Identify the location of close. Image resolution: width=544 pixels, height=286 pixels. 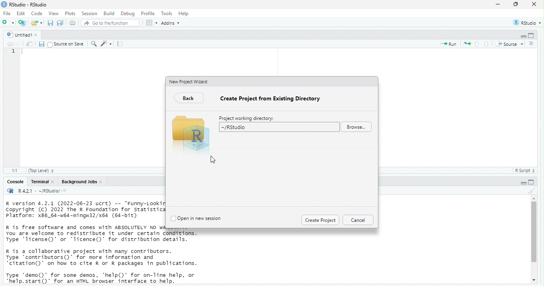
(534, 4).